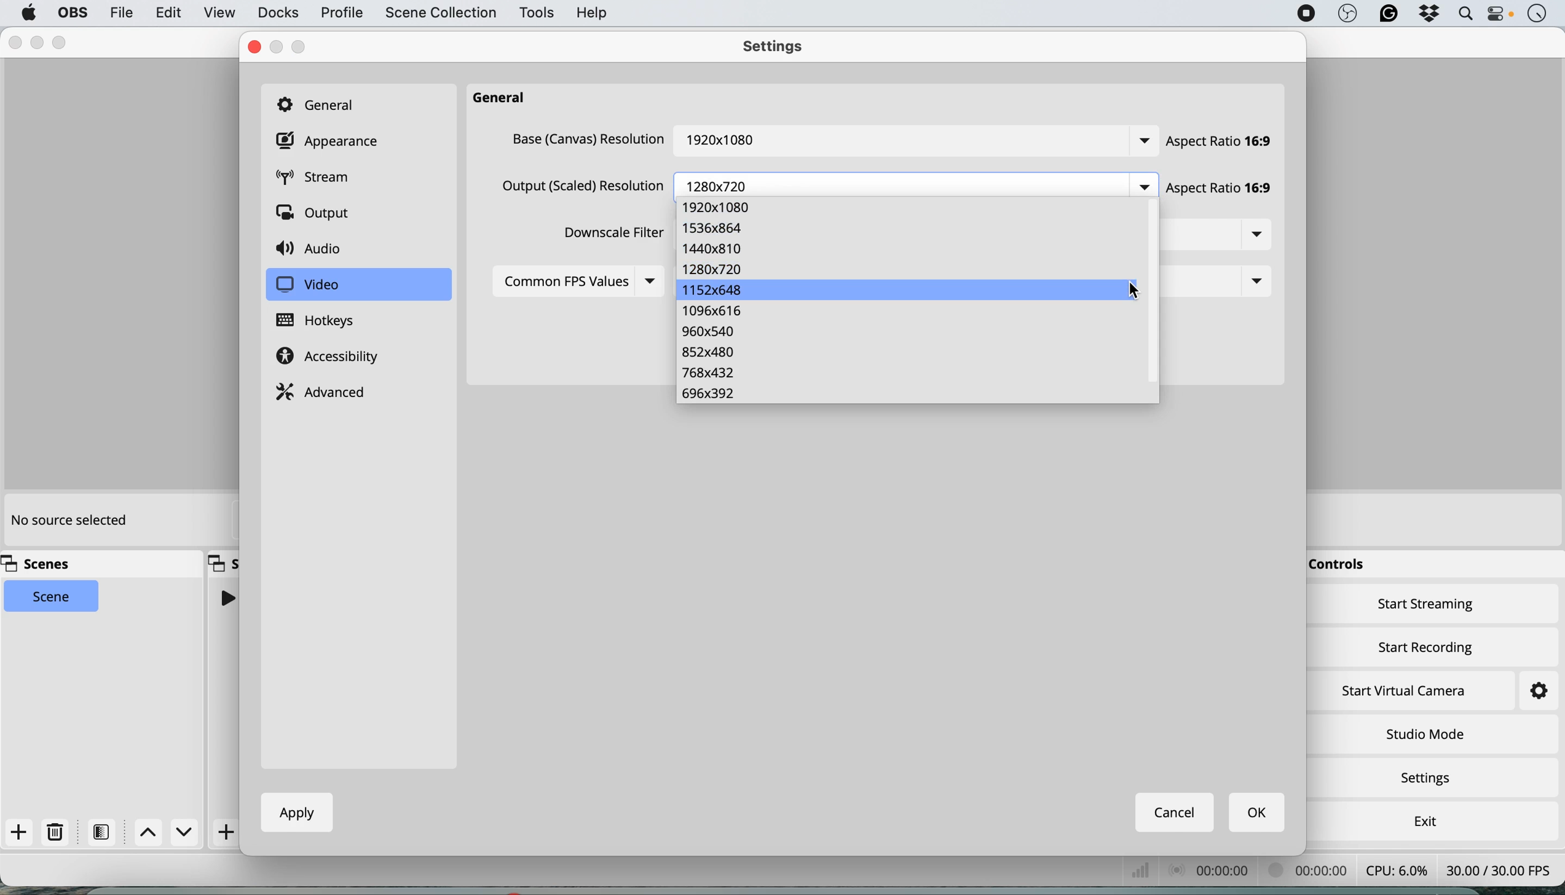 The image size is (1565, 895). What do you see at coordinates (779, 49) in the screenshot?
I see `settings` at bounding box center [779, 49].